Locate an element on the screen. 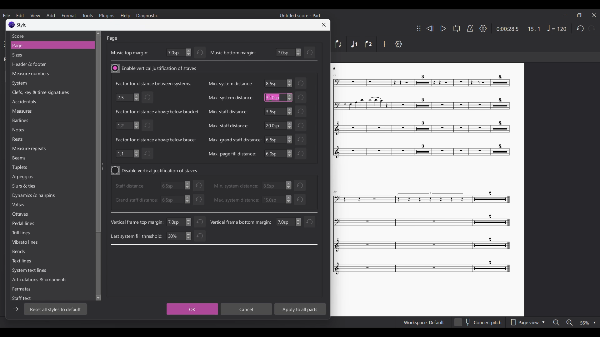 This screenshot has height=337, width=600. Beams is located at coordinates (30, 159).